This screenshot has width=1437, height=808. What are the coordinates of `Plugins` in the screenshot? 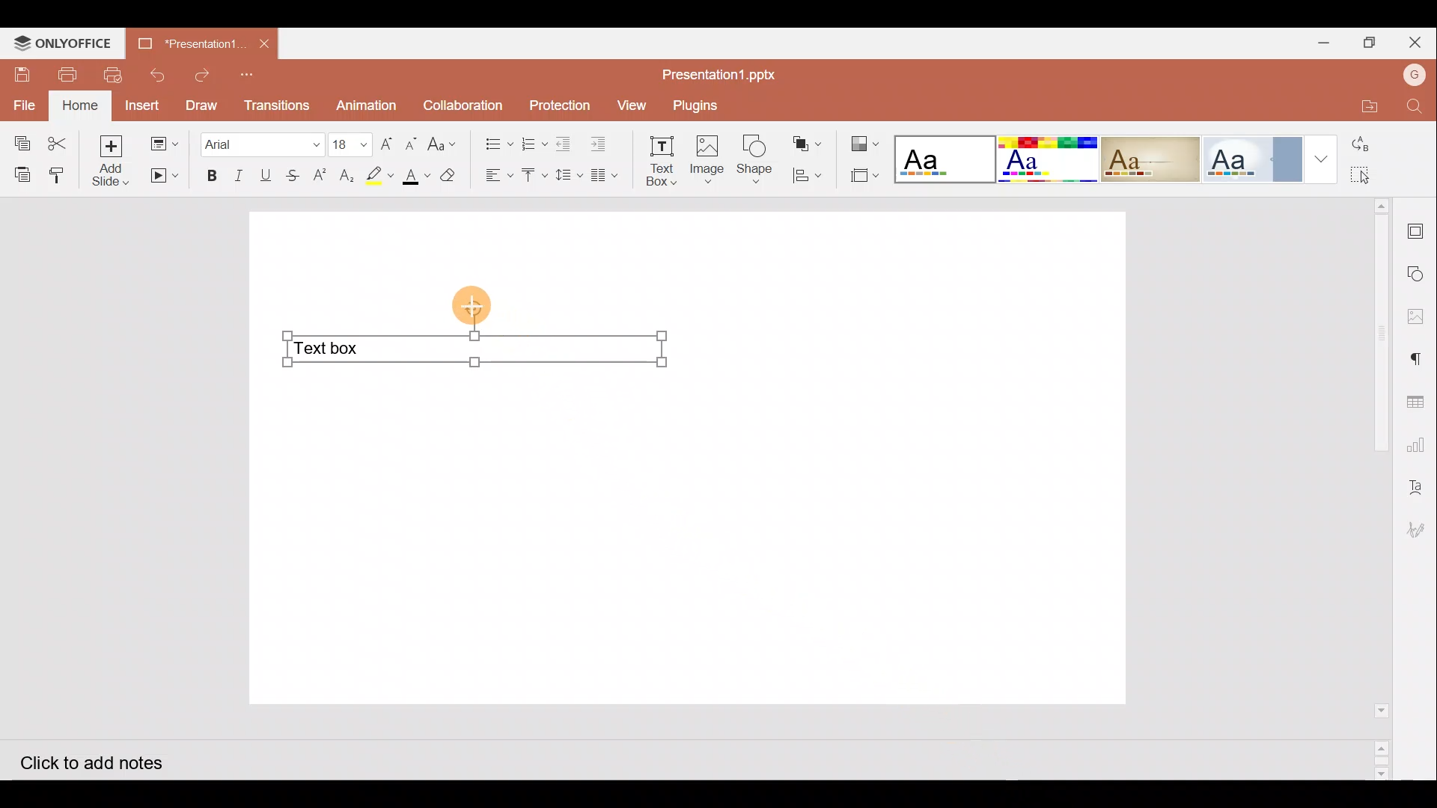 It's located at (698, 103).